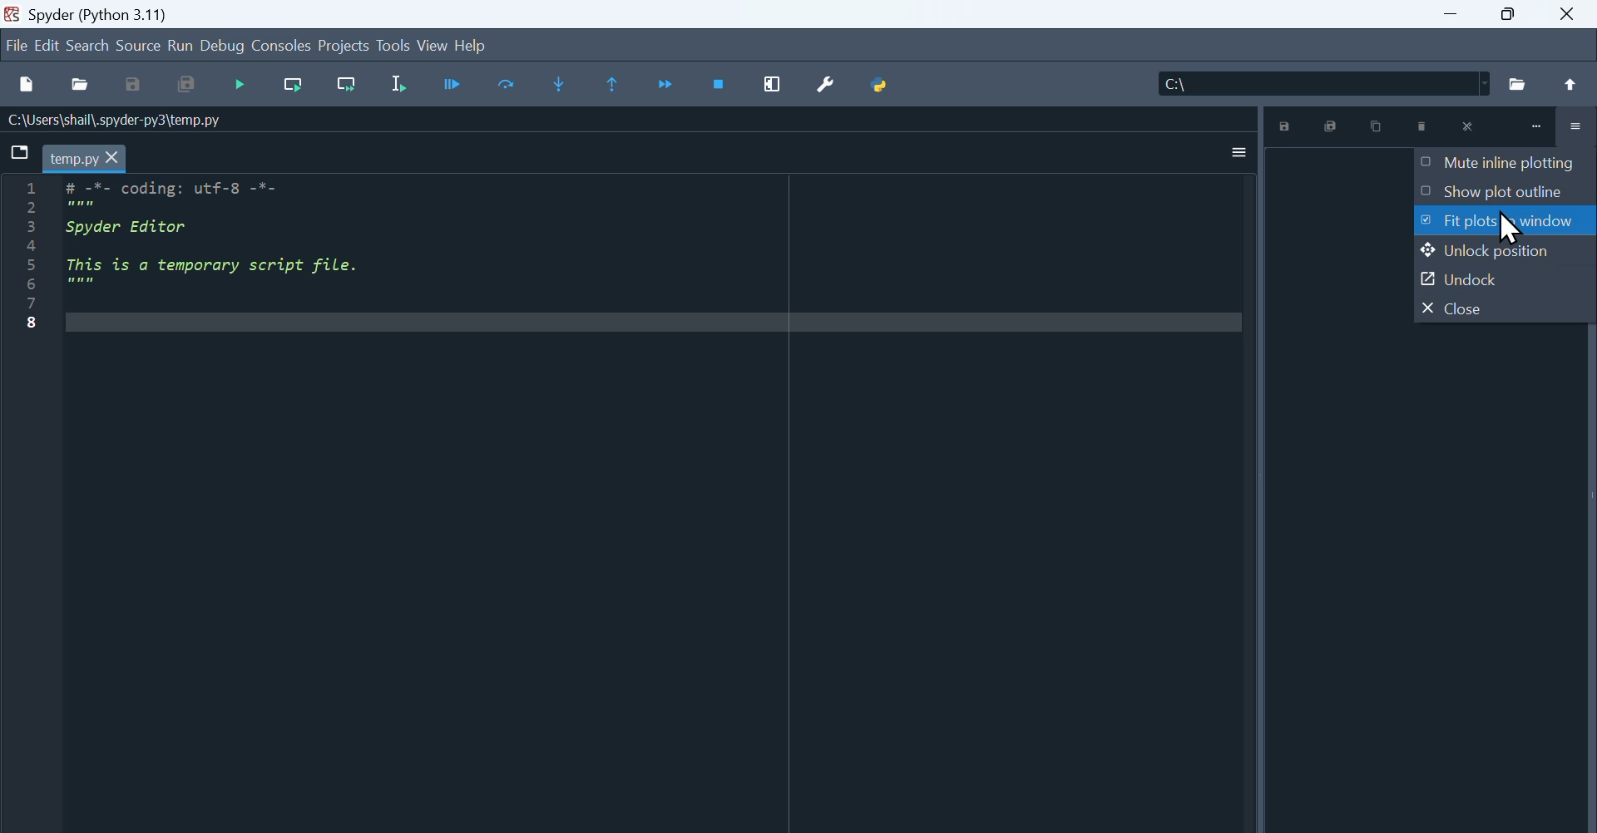 Image resolution: width=1597 pixels, height=833 pixels. Describe the element at coordinates (81, 85) in the screenshot. I see `Open` at that location.